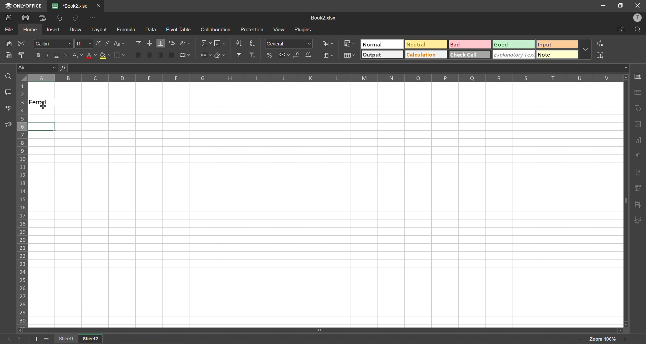  What do you see at coordinates (48, 54) in the screenshot?
I see `italic` at bounding box center [48, 54].